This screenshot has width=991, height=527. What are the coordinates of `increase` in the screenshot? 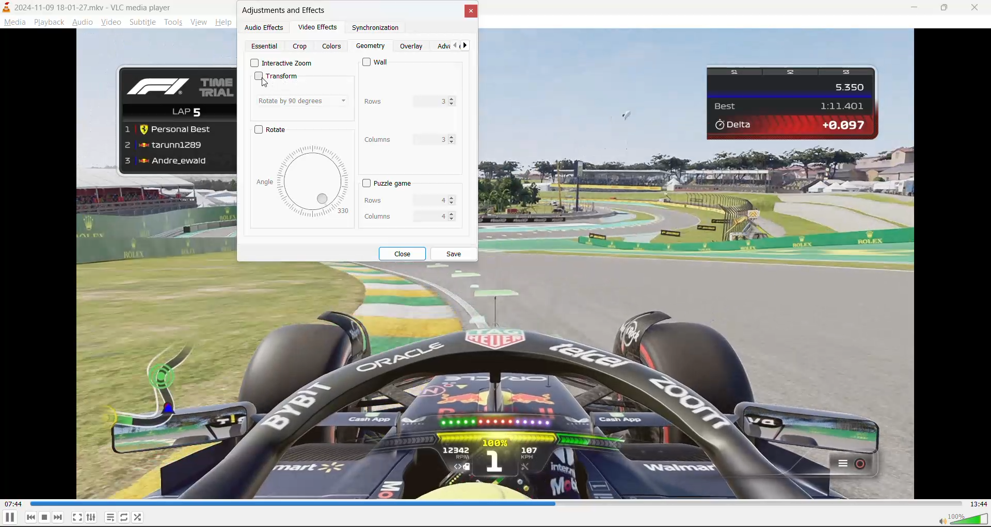 It's located at (453, 214).